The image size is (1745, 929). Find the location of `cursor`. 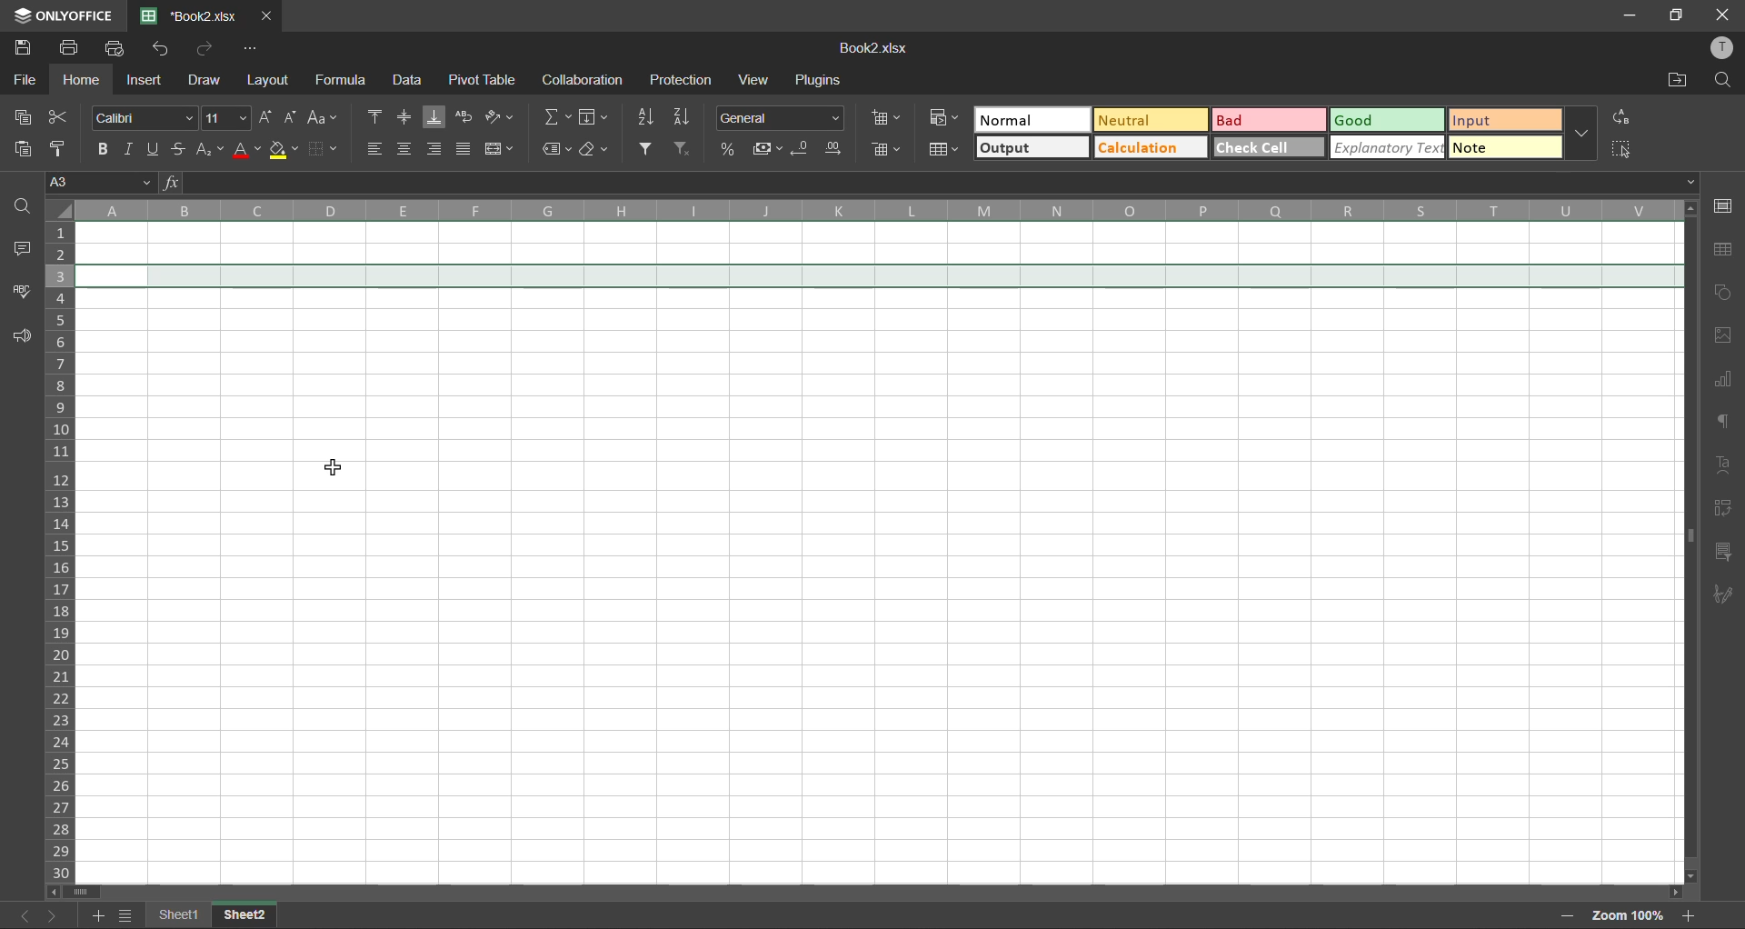

cursor is located at coordinates (330, 468).